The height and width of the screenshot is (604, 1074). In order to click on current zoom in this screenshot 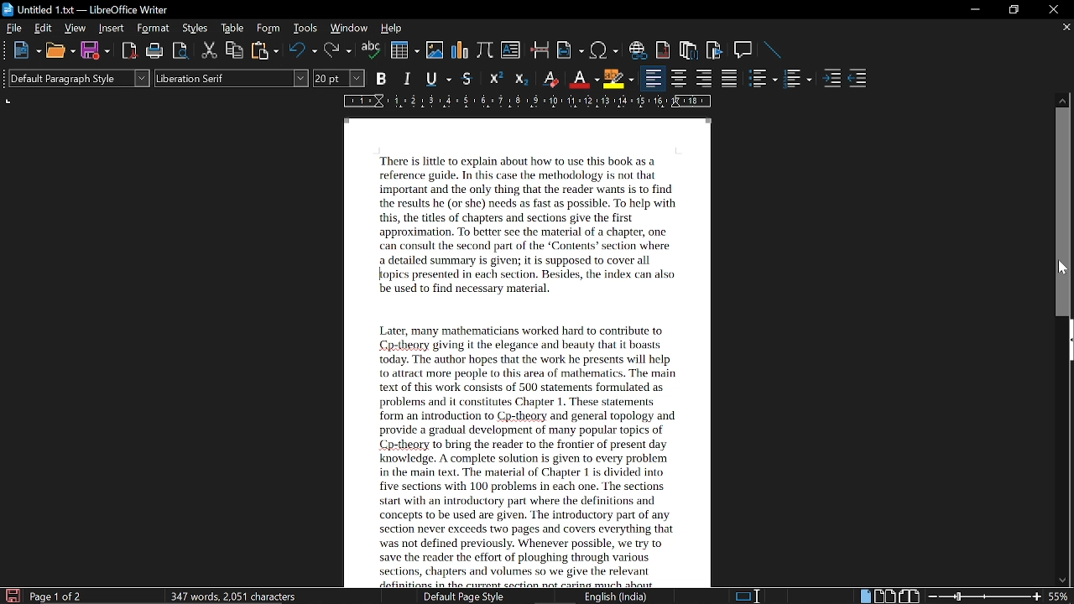, I will do `click(1061, 597)`.